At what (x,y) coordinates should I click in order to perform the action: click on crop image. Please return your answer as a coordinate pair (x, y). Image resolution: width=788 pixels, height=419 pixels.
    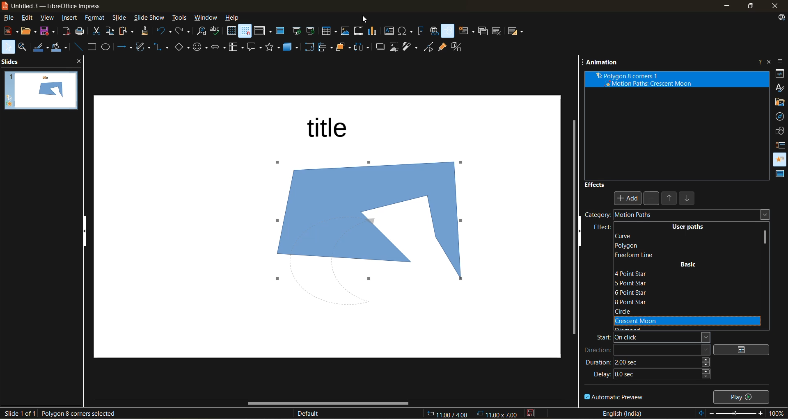
    Looking at the image, I should click on (393, 48).